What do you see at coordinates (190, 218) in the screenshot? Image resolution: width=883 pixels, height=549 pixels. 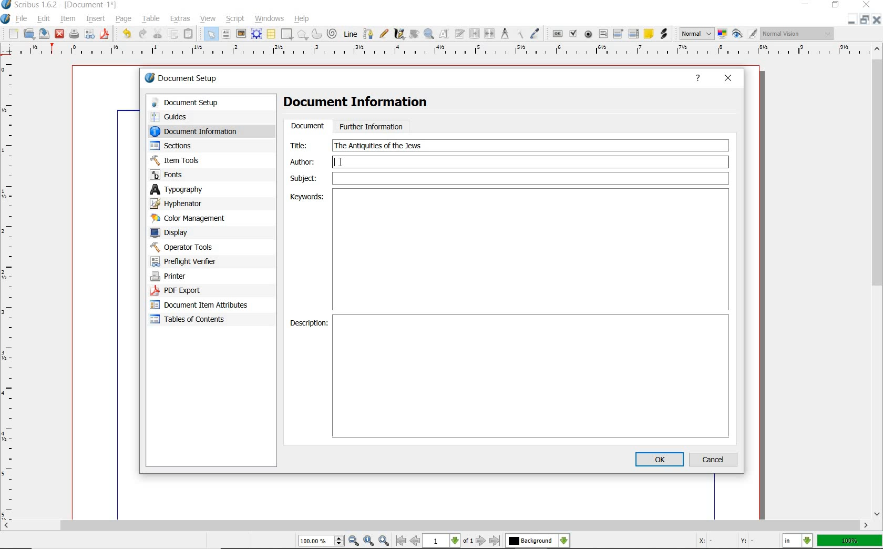 I see `color management` at bounding box center [190, 218].